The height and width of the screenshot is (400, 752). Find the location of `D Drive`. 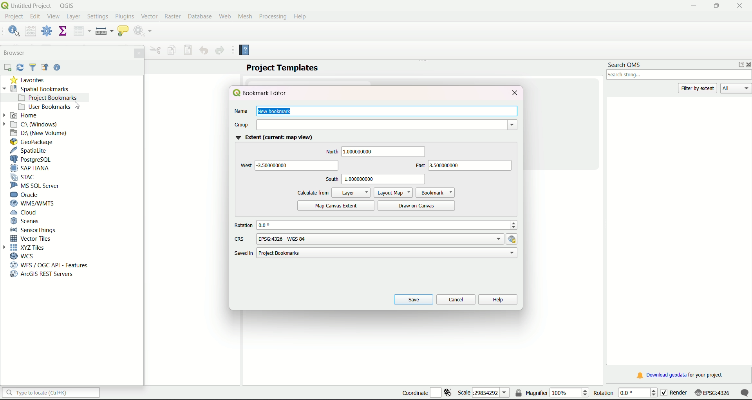

D Drive is located at coordinates (39, 133).